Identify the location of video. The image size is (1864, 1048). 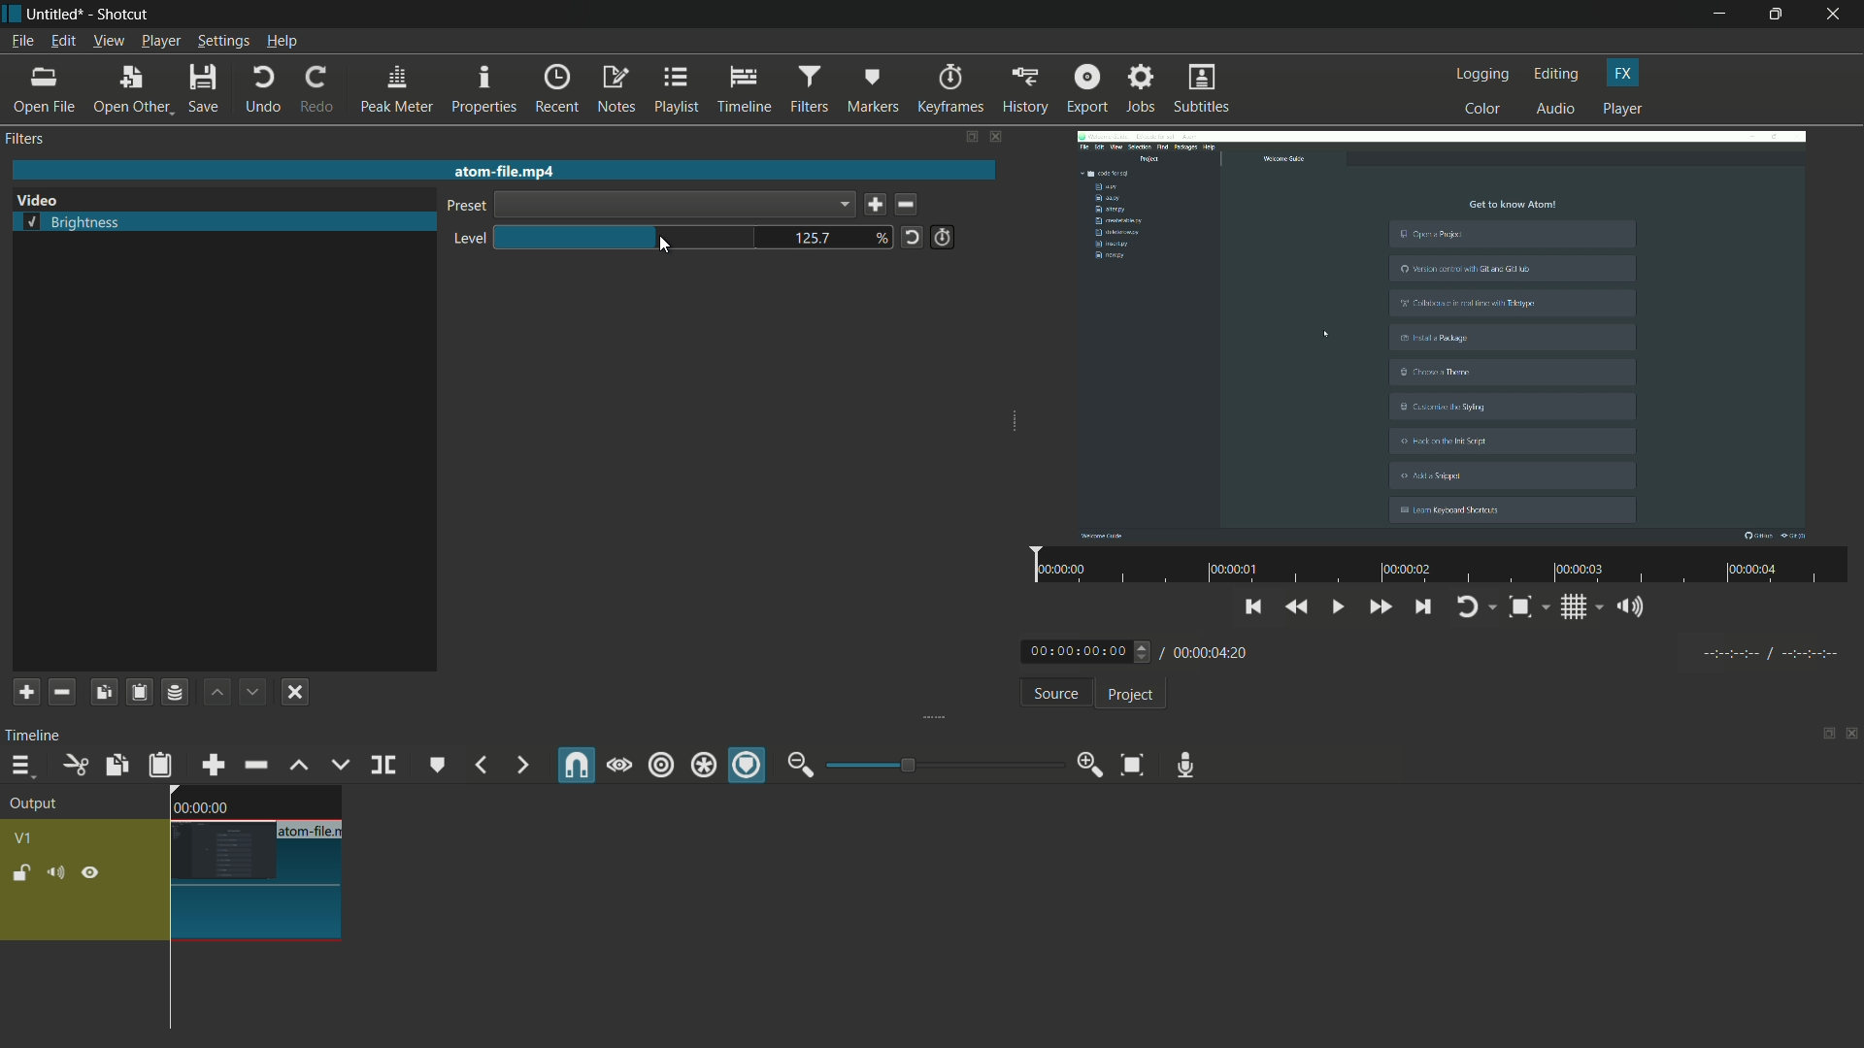
(37, 201).